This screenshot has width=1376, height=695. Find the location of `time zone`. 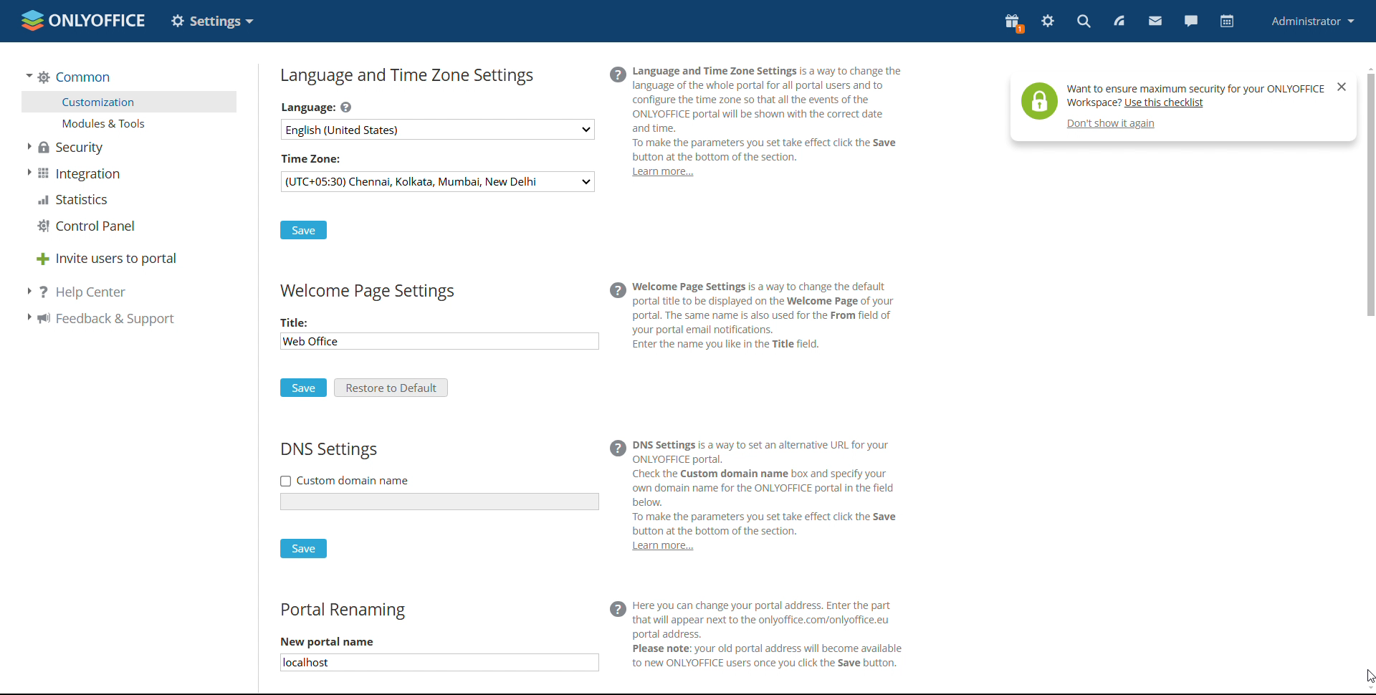

time zone is located at coordinates (313, 157).